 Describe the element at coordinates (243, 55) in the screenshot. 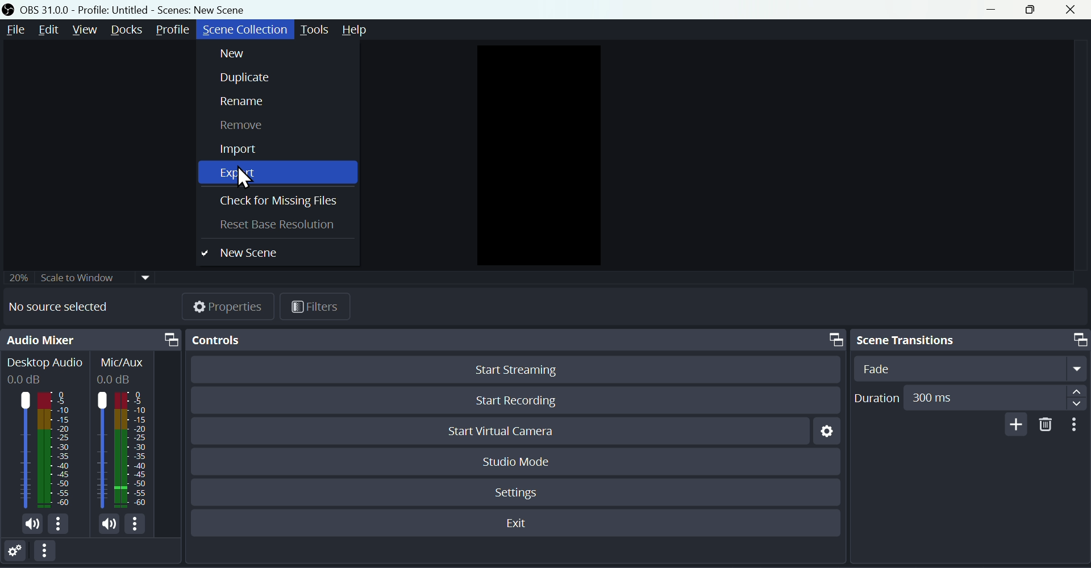

I see `New` at that location.